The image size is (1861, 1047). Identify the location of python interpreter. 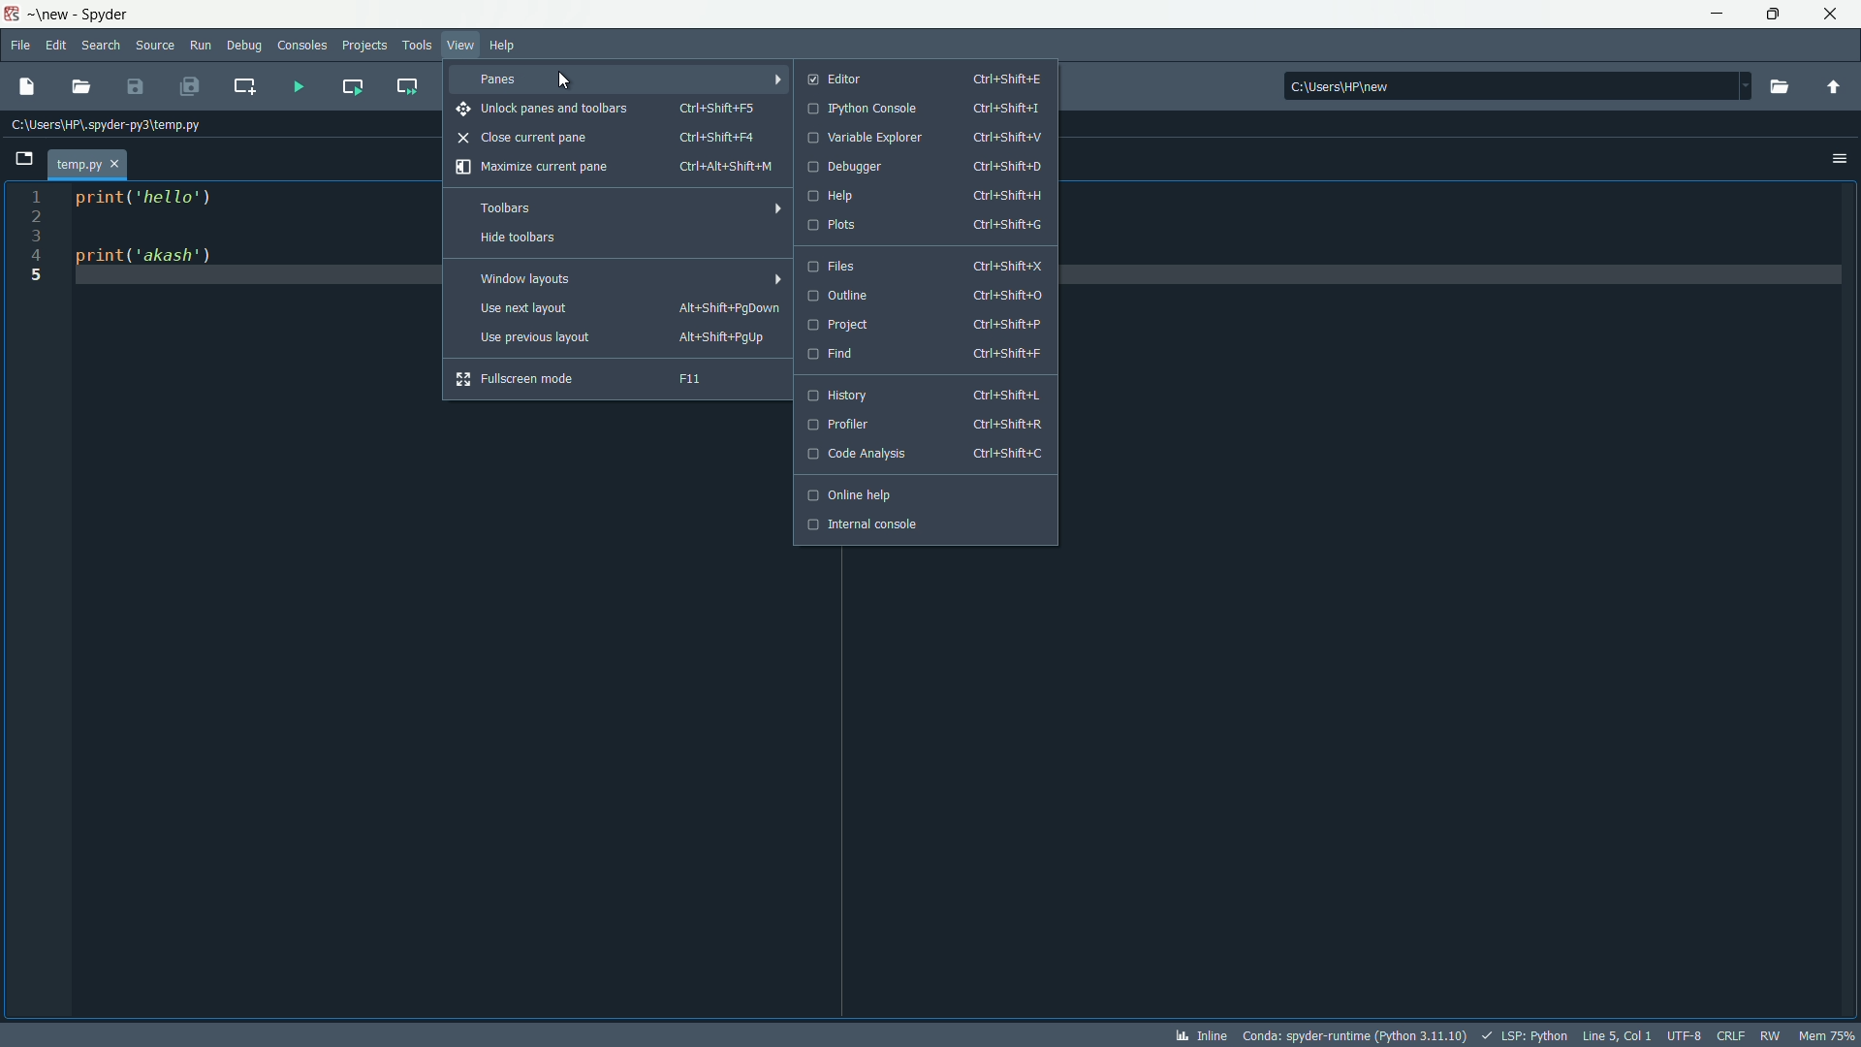
(1354, 1035).